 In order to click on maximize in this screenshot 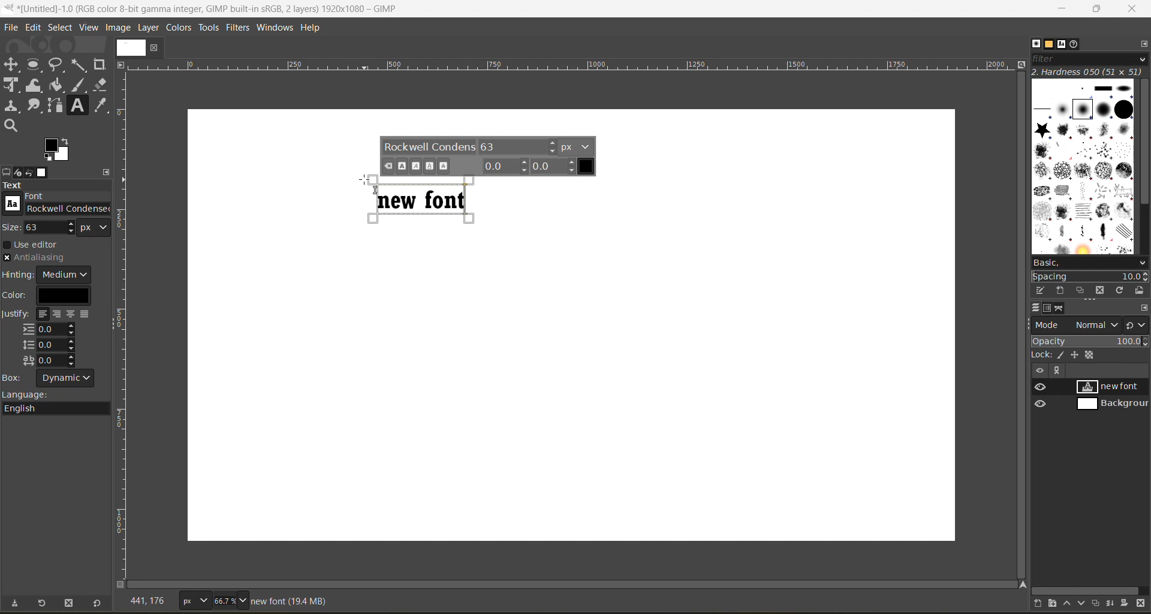, I will do `click(1096, 11)`.